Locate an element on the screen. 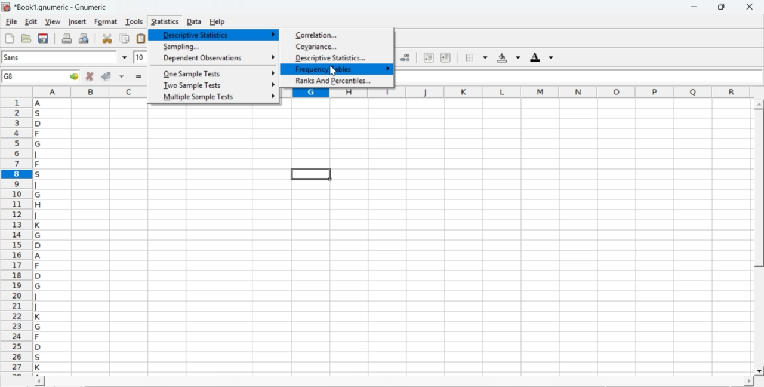 The width and height of the screenshot is (764, 387). restore down is located at coordinates (722, 7).